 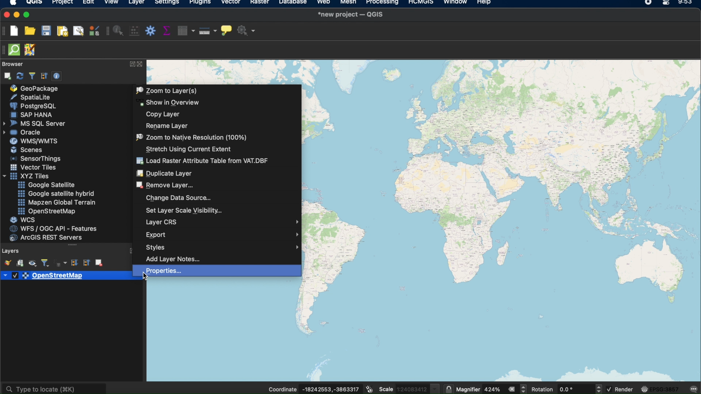 I want to click on add group, so click(x=20, y=263).